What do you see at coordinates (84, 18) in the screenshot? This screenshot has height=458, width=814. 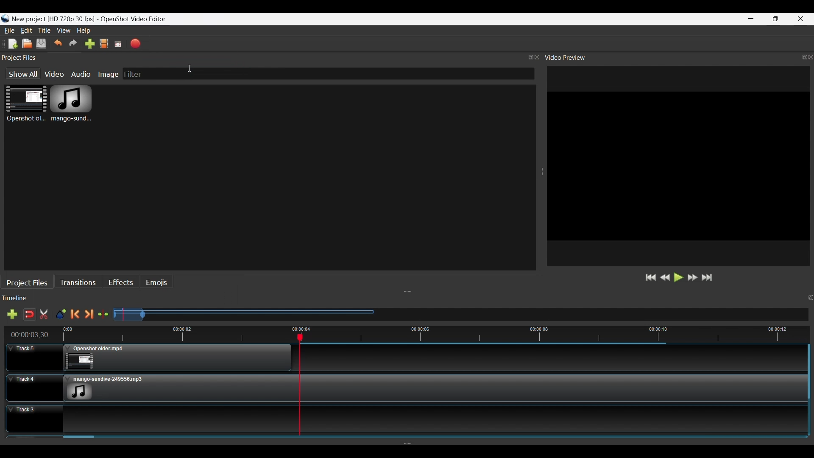 I see `Logo` at bounding box center [84, 18].